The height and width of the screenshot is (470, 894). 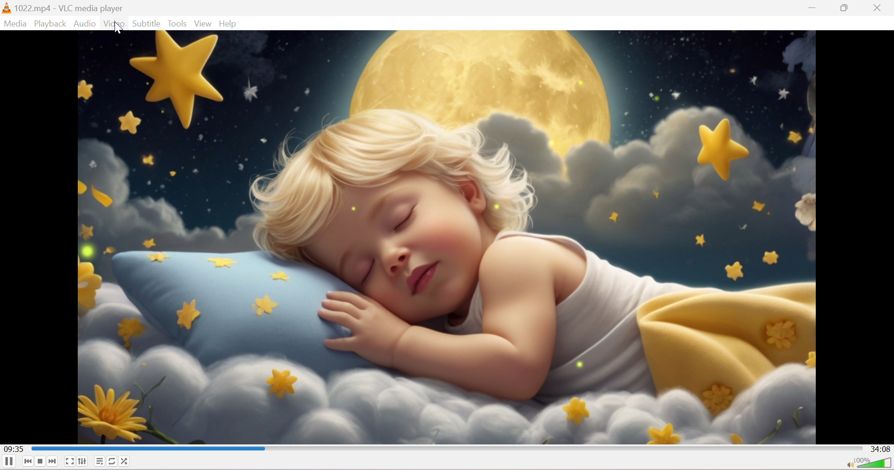 What do you see at coordinates (127, 461) in the screenshot?
I see `Random` at bounding box center [127, 461].